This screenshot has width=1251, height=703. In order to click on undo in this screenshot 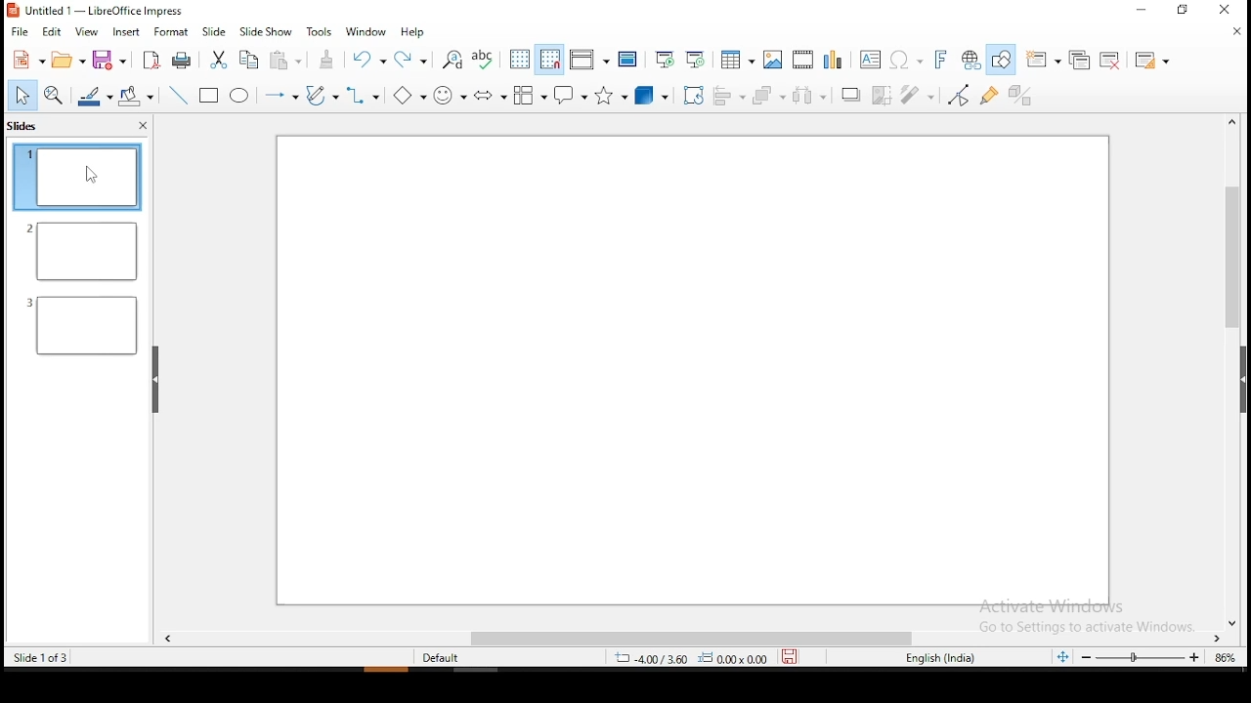, I will do `click(369, 62)`.